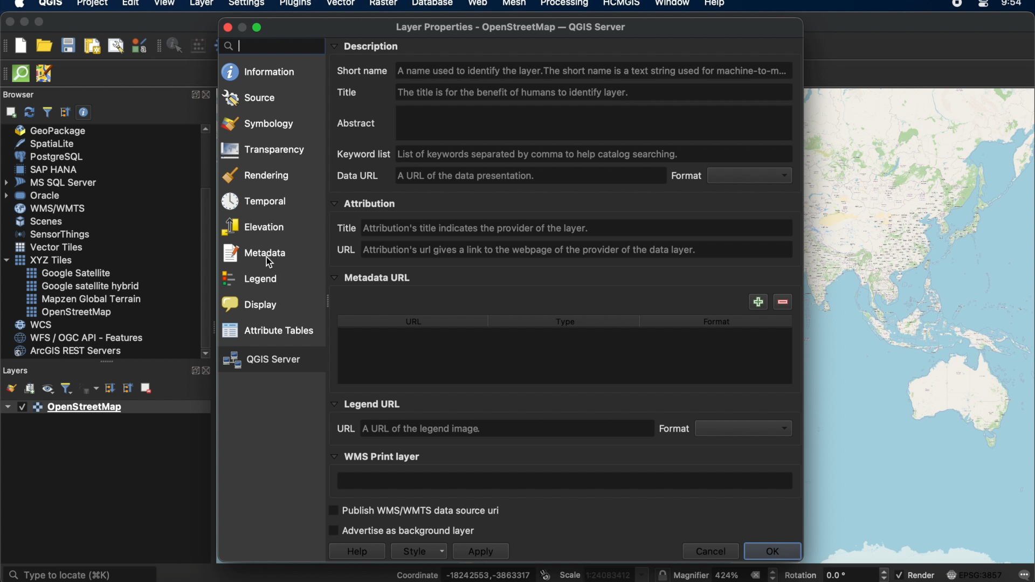 Image resolution: width=1035 pixels, height=582 pixels. I want to click on data url description, so click(438, 175).